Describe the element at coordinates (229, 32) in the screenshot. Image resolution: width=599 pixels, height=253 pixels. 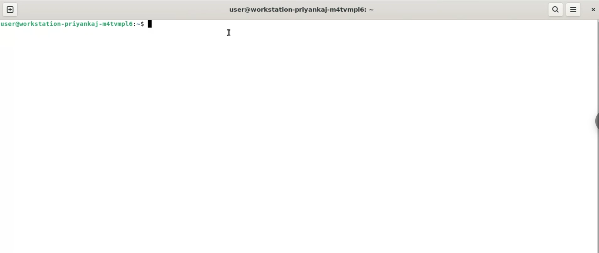
I see `cursor` at that location.